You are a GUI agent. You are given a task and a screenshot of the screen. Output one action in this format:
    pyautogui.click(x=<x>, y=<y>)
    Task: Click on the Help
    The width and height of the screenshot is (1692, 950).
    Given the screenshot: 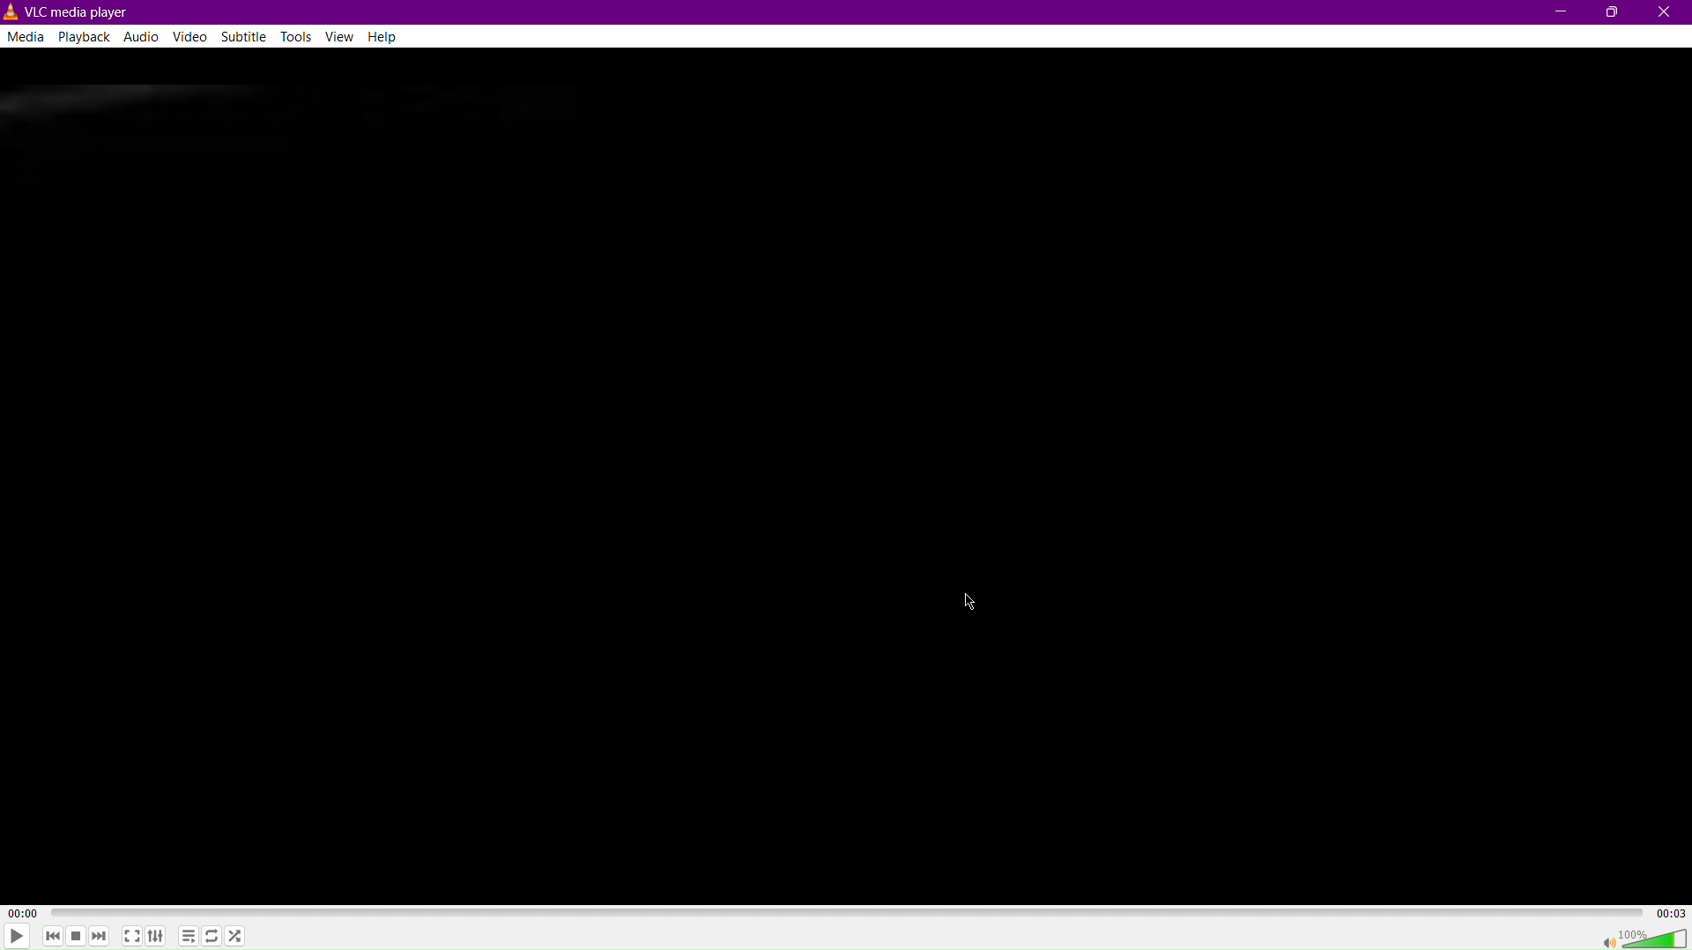 What is the action you would take?
    pyautogui.click(x=388, y=37)
    